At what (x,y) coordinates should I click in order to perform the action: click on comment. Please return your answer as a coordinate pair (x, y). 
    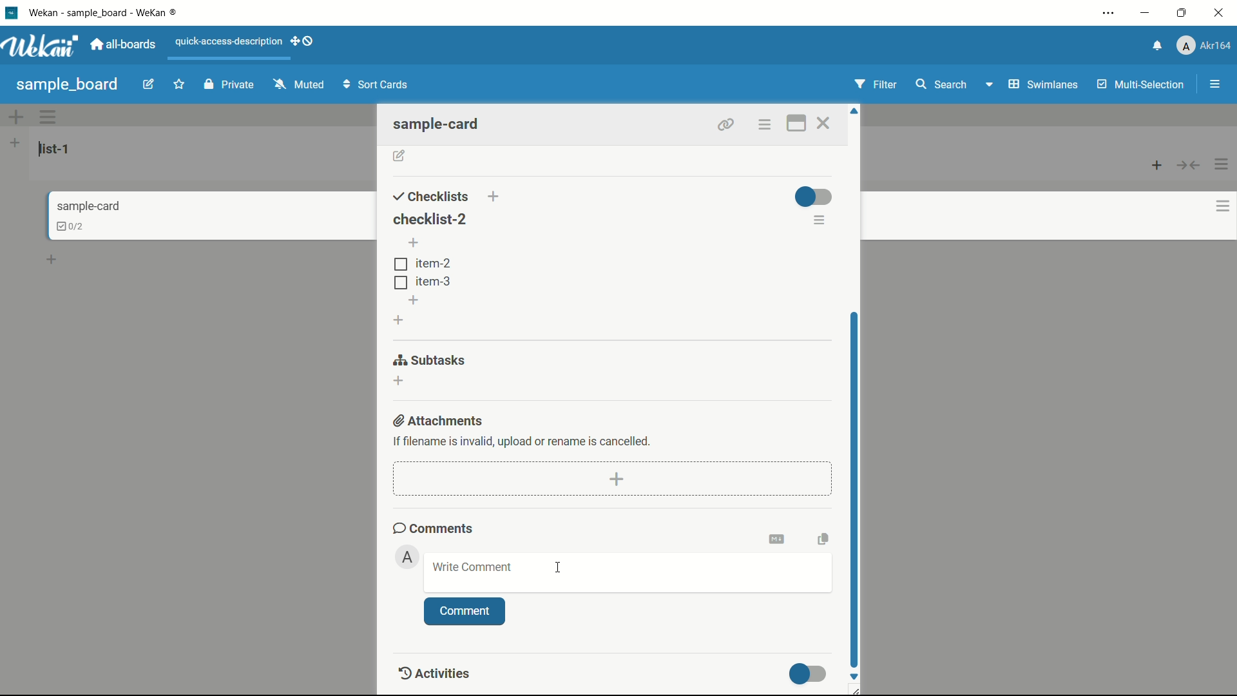
    Looking at the image, I should click on (465, 612).